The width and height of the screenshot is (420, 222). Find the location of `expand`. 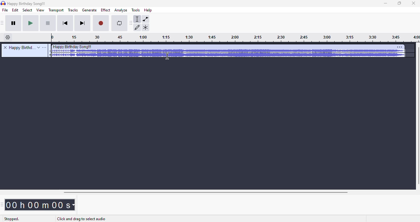

expand is located at coordinates (39, 47).